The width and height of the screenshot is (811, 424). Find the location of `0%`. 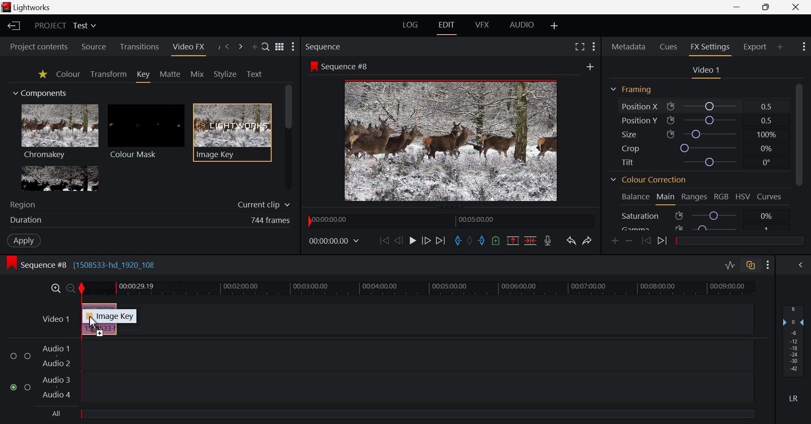

0% is located at coordinates (768, 217).